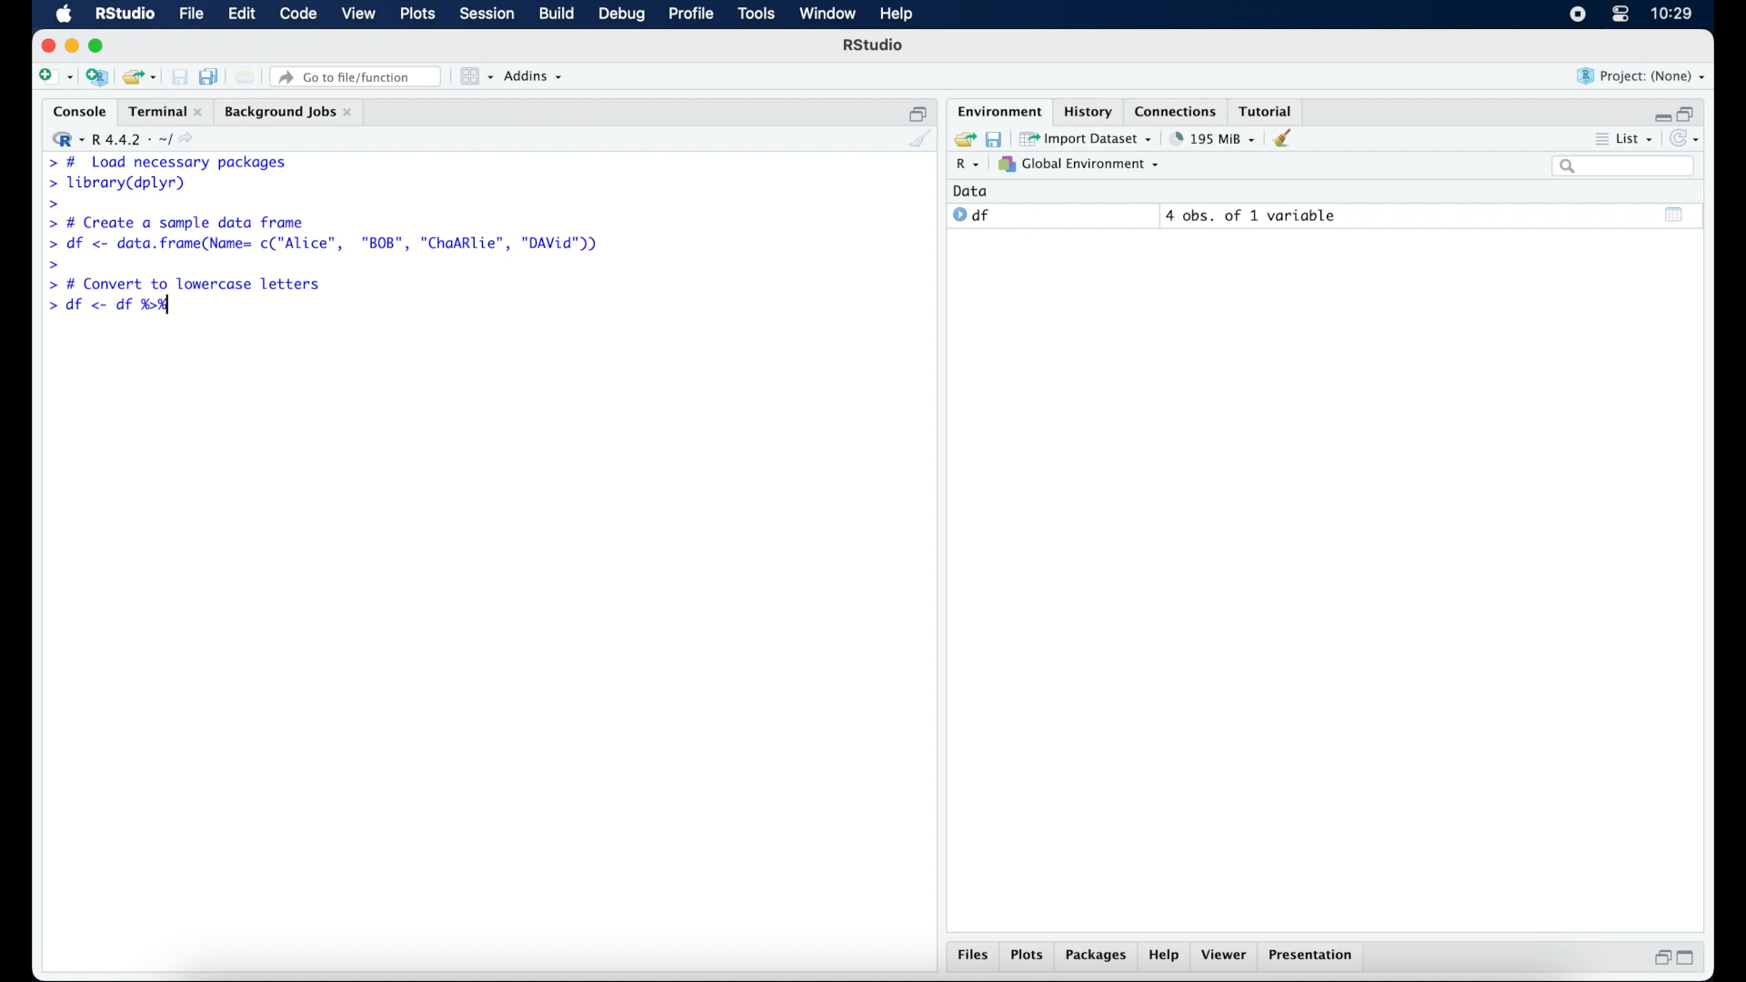 Image resolution: width=1746 pixels, height=982 pixels. What do you see at coordinates (1228, 957) in the screenshot?
I see `viewer` at bounding box center [1228, 957].